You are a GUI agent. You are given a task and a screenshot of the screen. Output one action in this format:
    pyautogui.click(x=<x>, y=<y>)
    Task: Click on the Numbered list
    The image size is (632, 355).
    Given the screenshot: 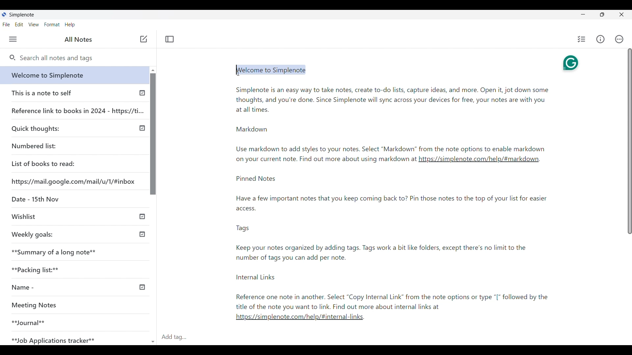 What is the action you would take?
    pyautogui.click(x=34, y=146)
    